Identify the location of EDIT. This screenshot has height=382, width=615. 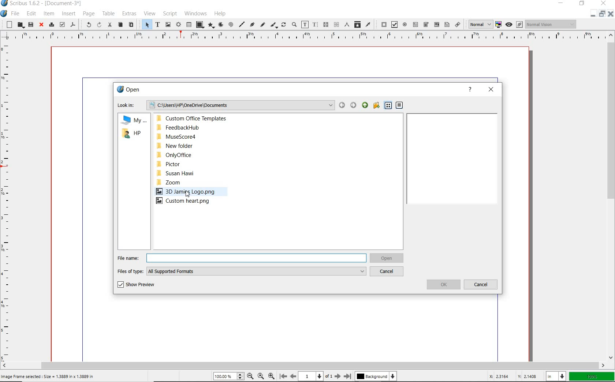
(31, 14).